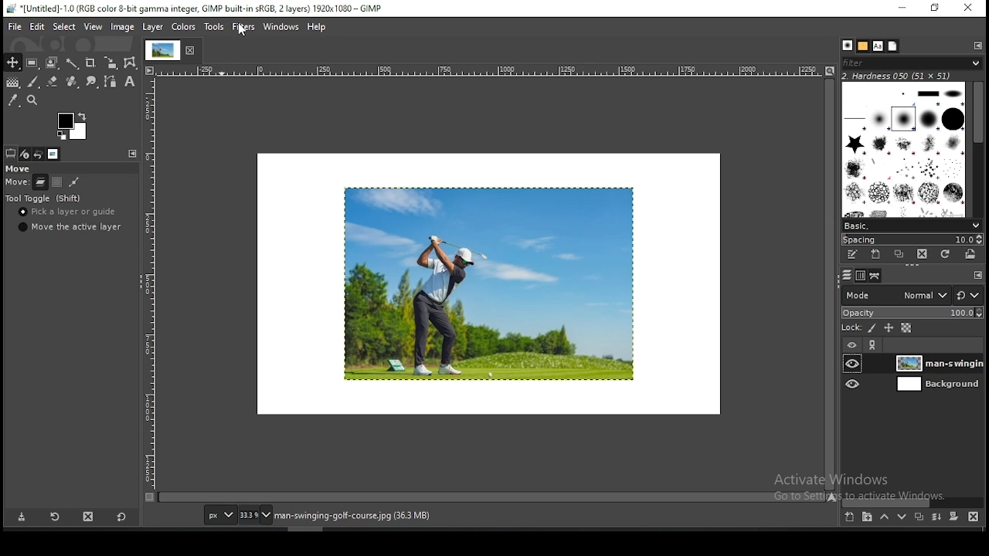 The image size is (989, 556). I want to click on layer visibility on/off, so click(852, 364).